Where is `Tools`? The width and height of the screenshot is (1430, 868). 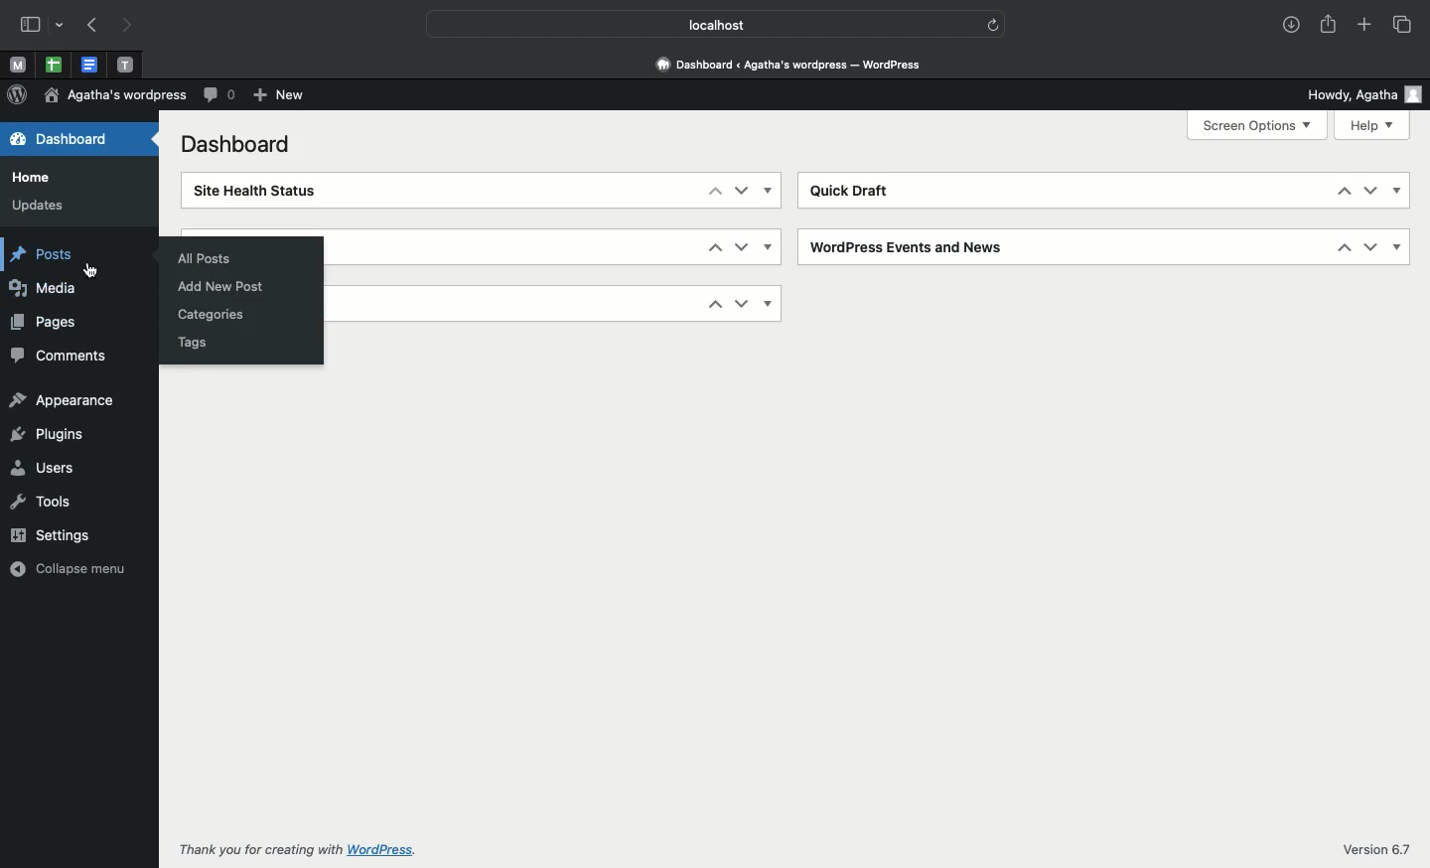 Tools is located at coordinates (42, 503).